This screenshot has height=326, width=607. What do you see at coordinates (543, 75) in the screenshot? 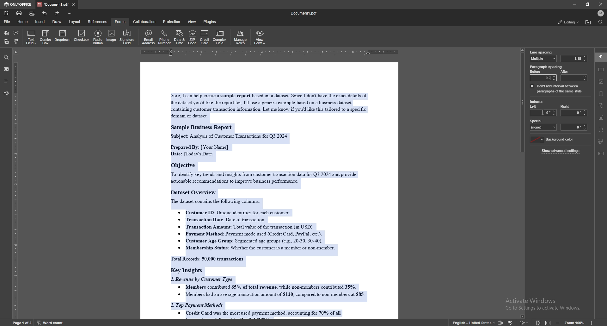
I see `before: 0.2` at bounding box center [543, 75].